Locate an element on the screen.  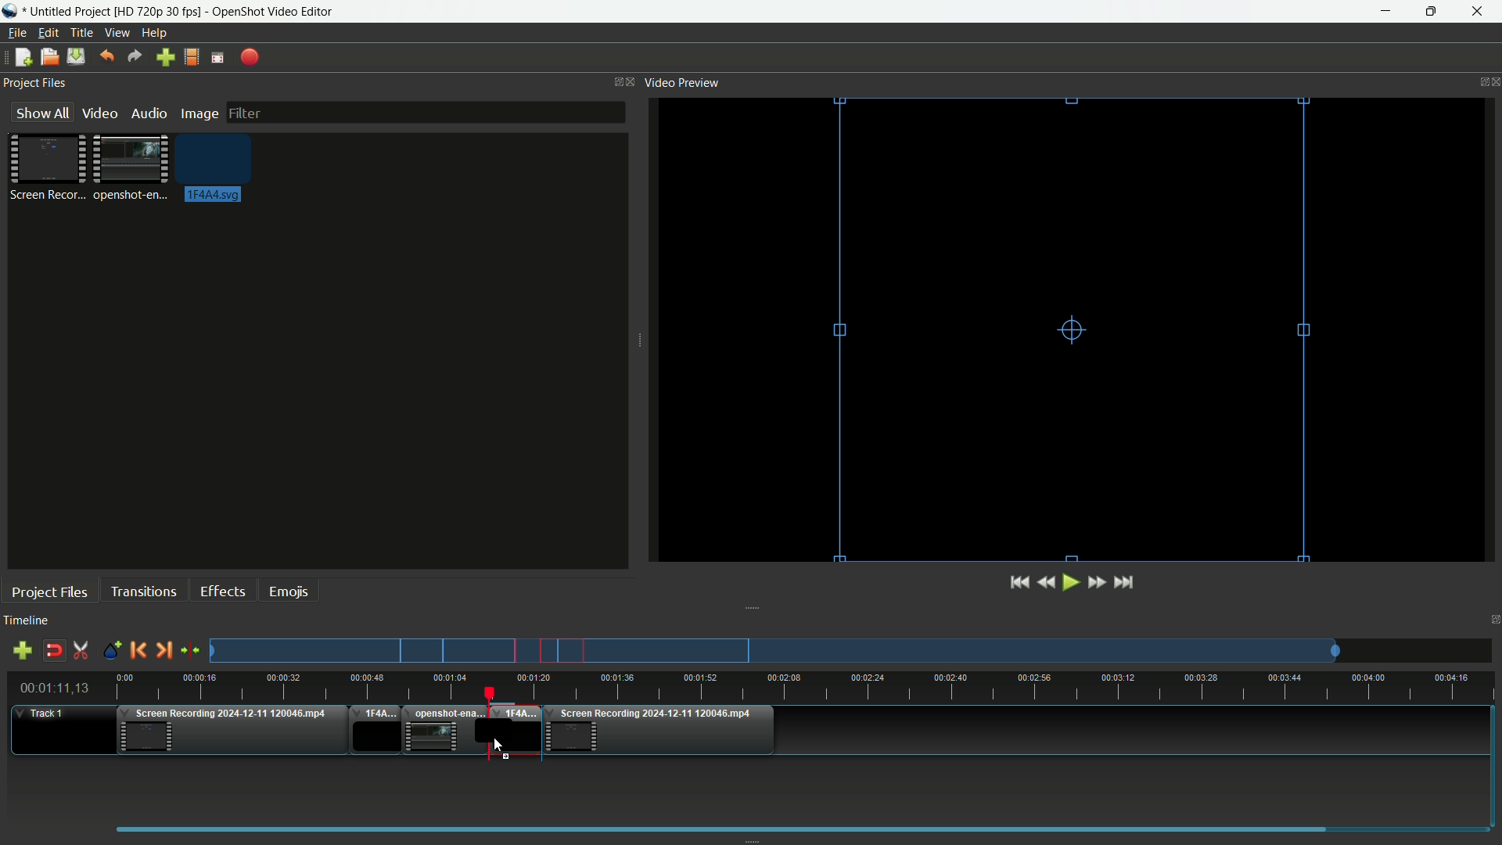
Full screen is located at coordinates (217, 58).